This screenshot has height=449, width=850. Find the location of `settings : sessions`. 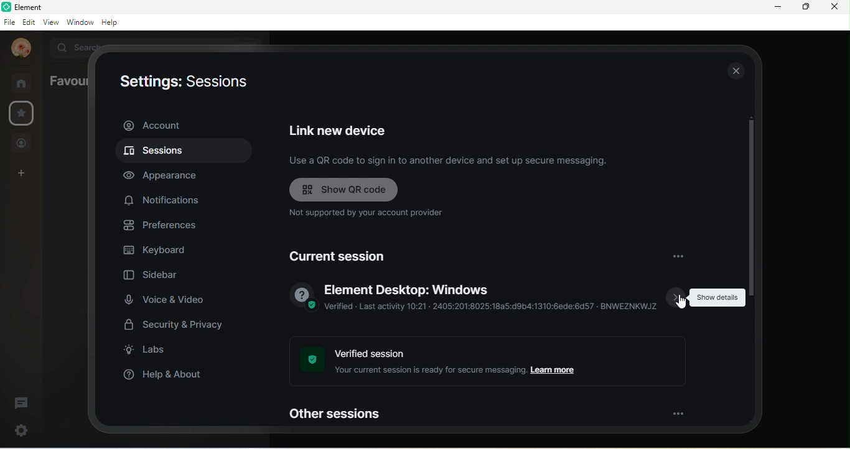

settings : sessions is located at coordinates (182, 83).